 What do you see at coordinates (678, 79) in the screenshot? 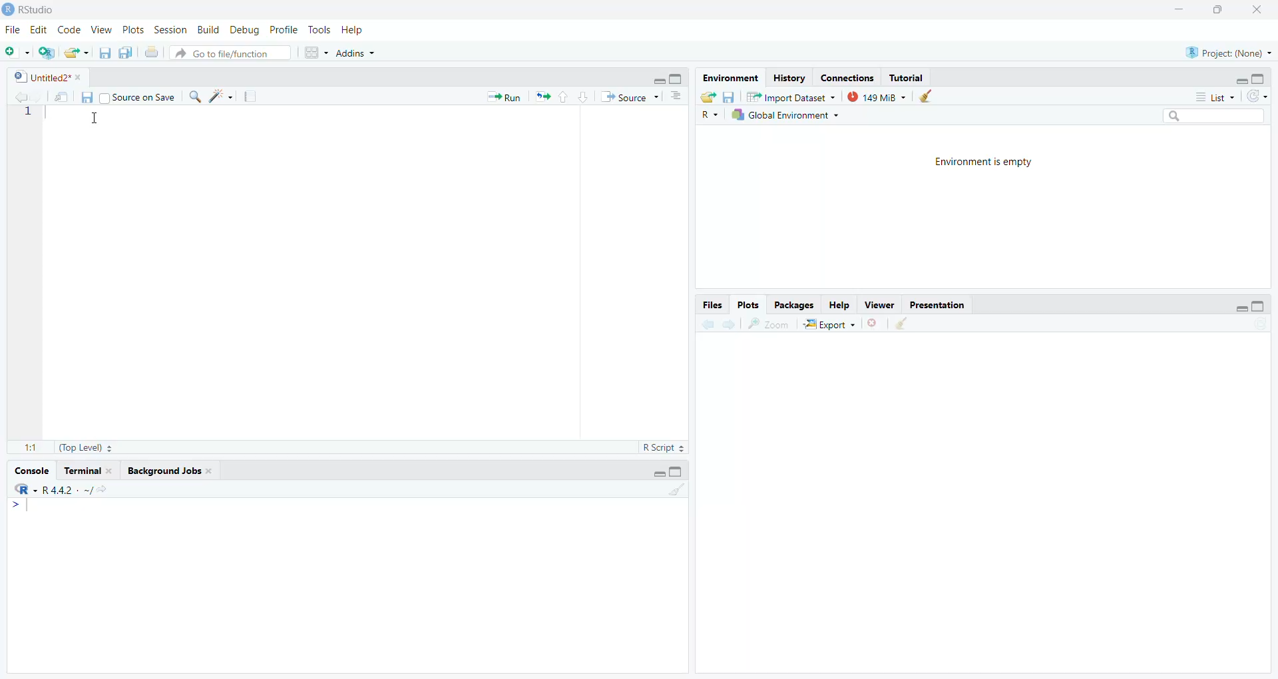
I see `Maximize` at bounding box center [678, 79].